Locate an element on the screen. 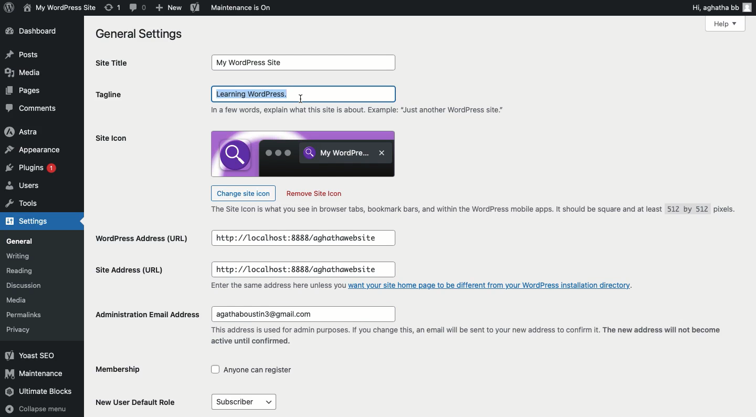  Click is located at coordinates (304, 94).